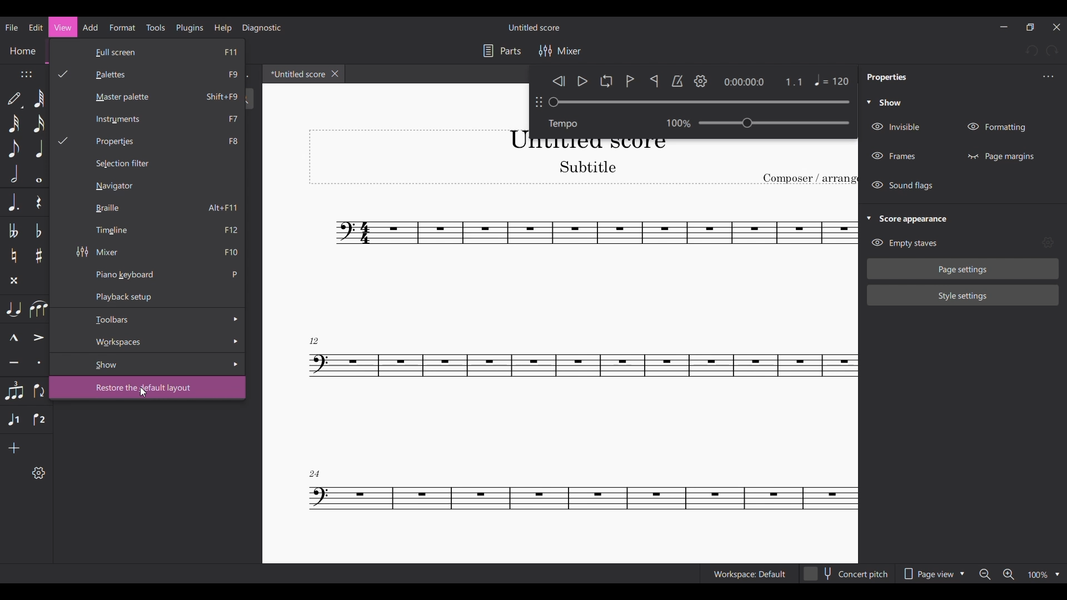 The image size is (1067, 600). What do you see at coordinates (1045, 574) in the screenshot?
I see `100%` at bounding box center [1045, 574].